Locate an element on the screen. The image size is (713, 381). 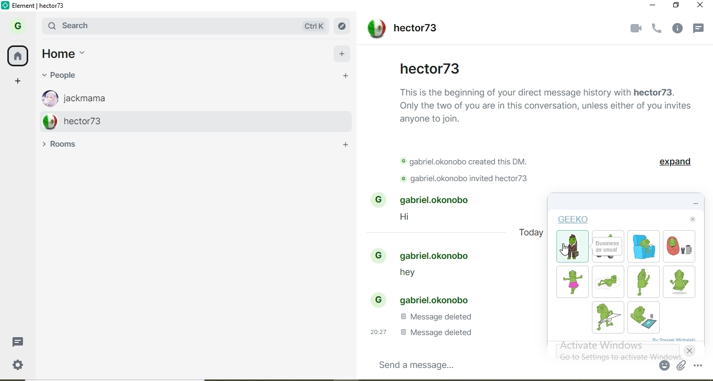
today is located at coordinates (532, 235).